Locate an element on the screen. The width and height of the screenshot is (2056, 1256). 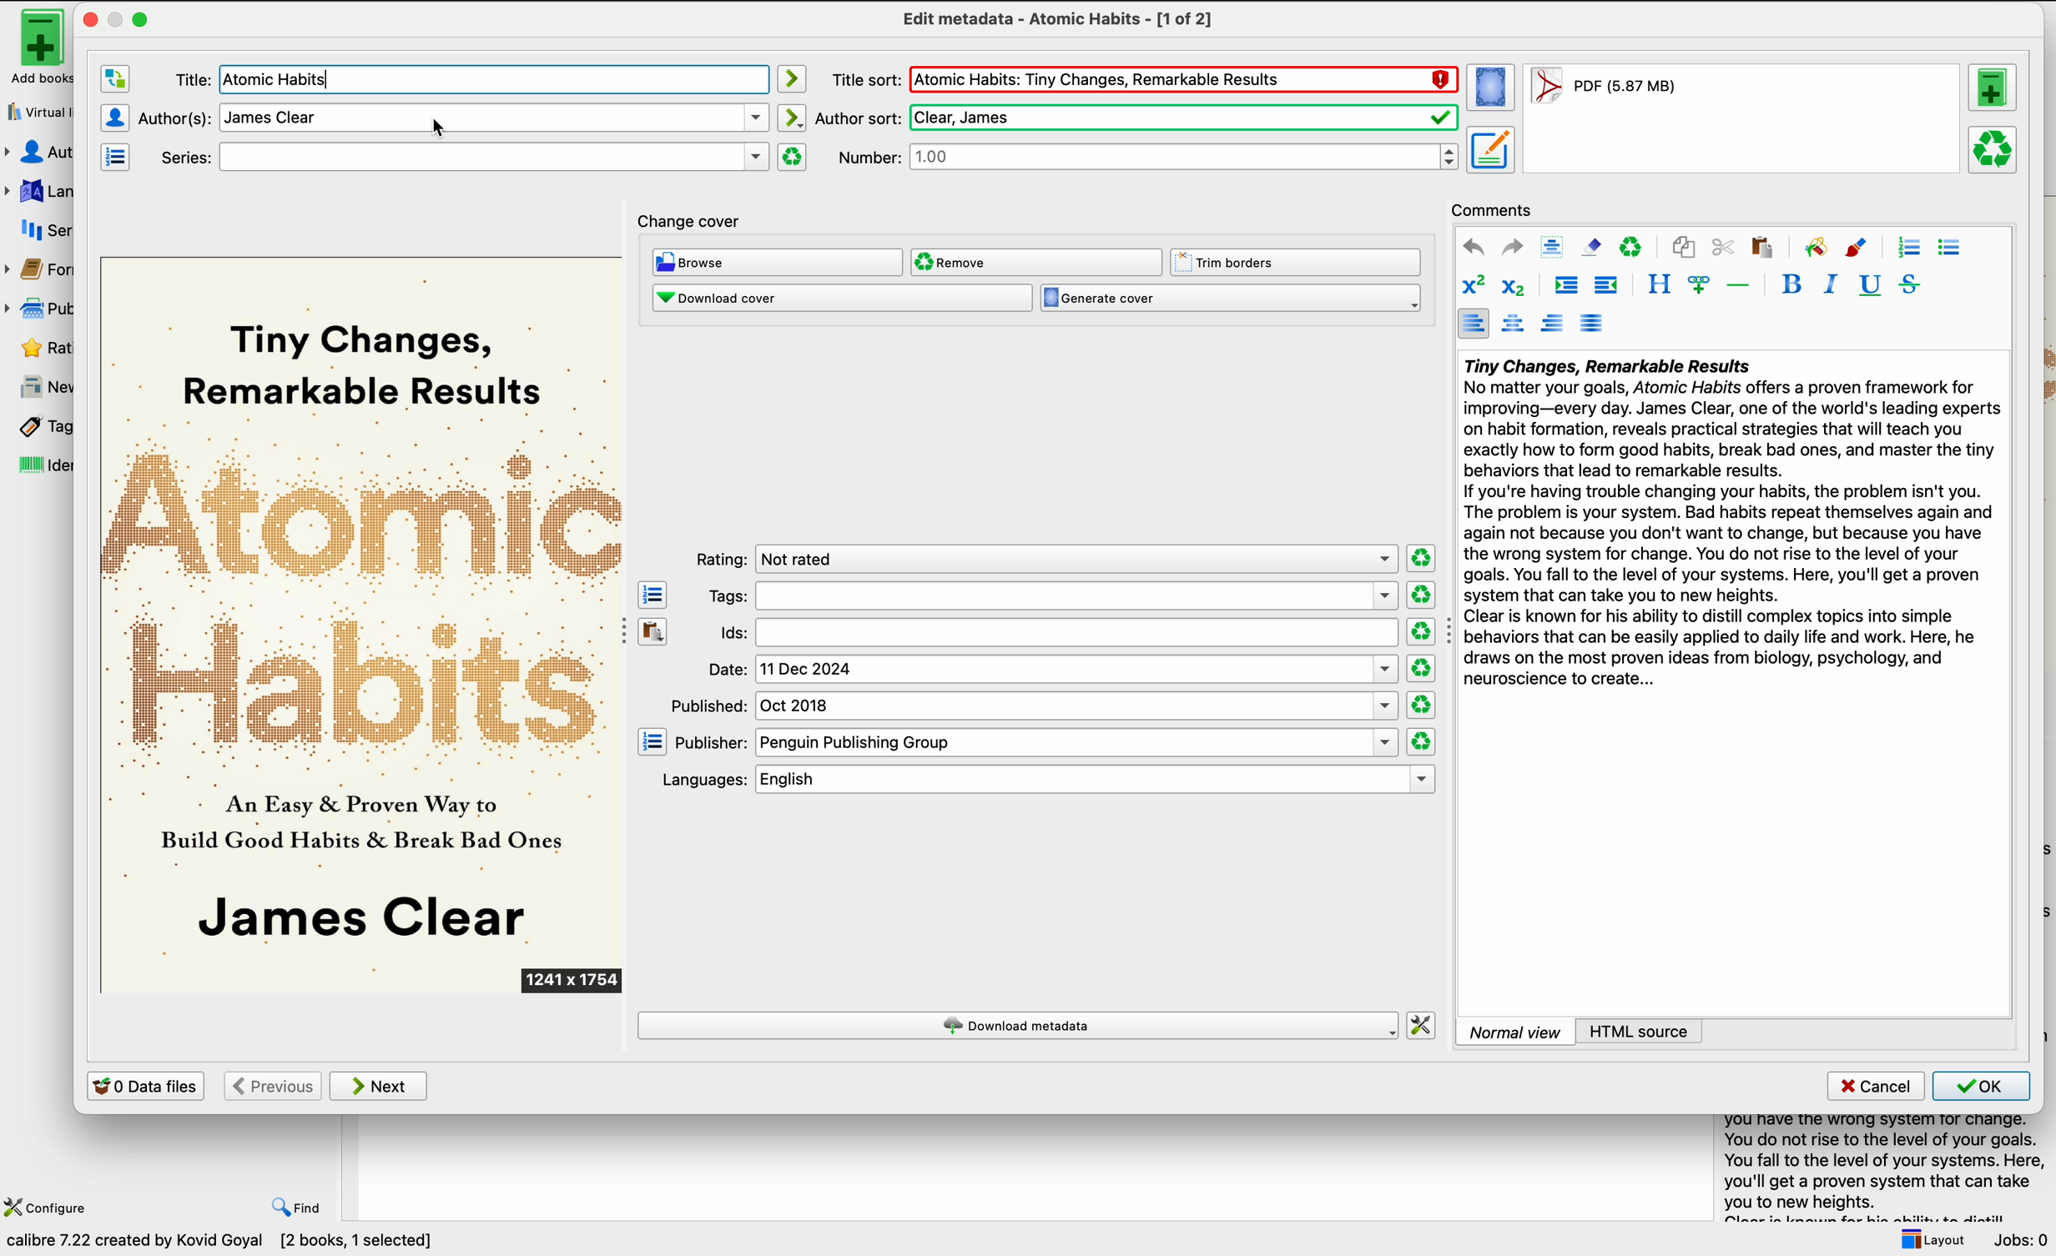
number is located at coordinates (1149, 158).